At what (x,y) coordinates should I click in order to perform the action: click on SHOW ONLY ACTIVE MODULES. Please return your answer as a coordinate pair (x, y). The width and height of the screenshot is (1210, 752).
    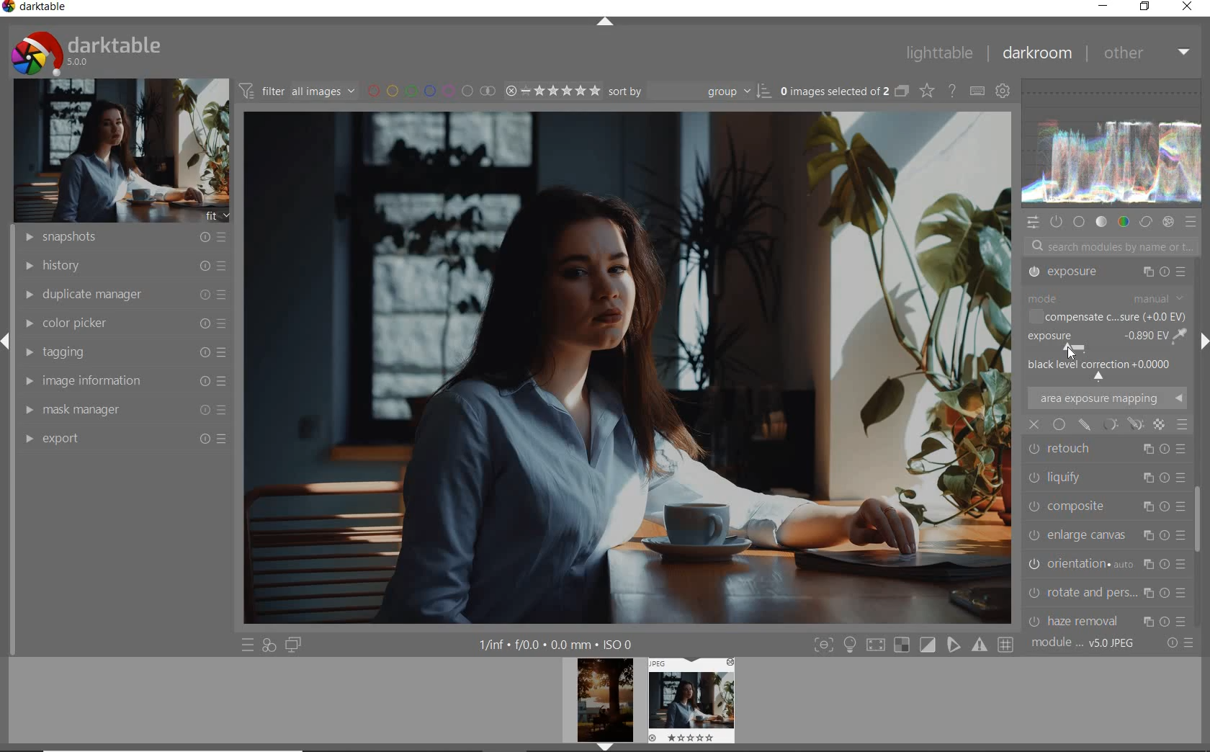
    Looking at the image, I should click on (1056, 223).